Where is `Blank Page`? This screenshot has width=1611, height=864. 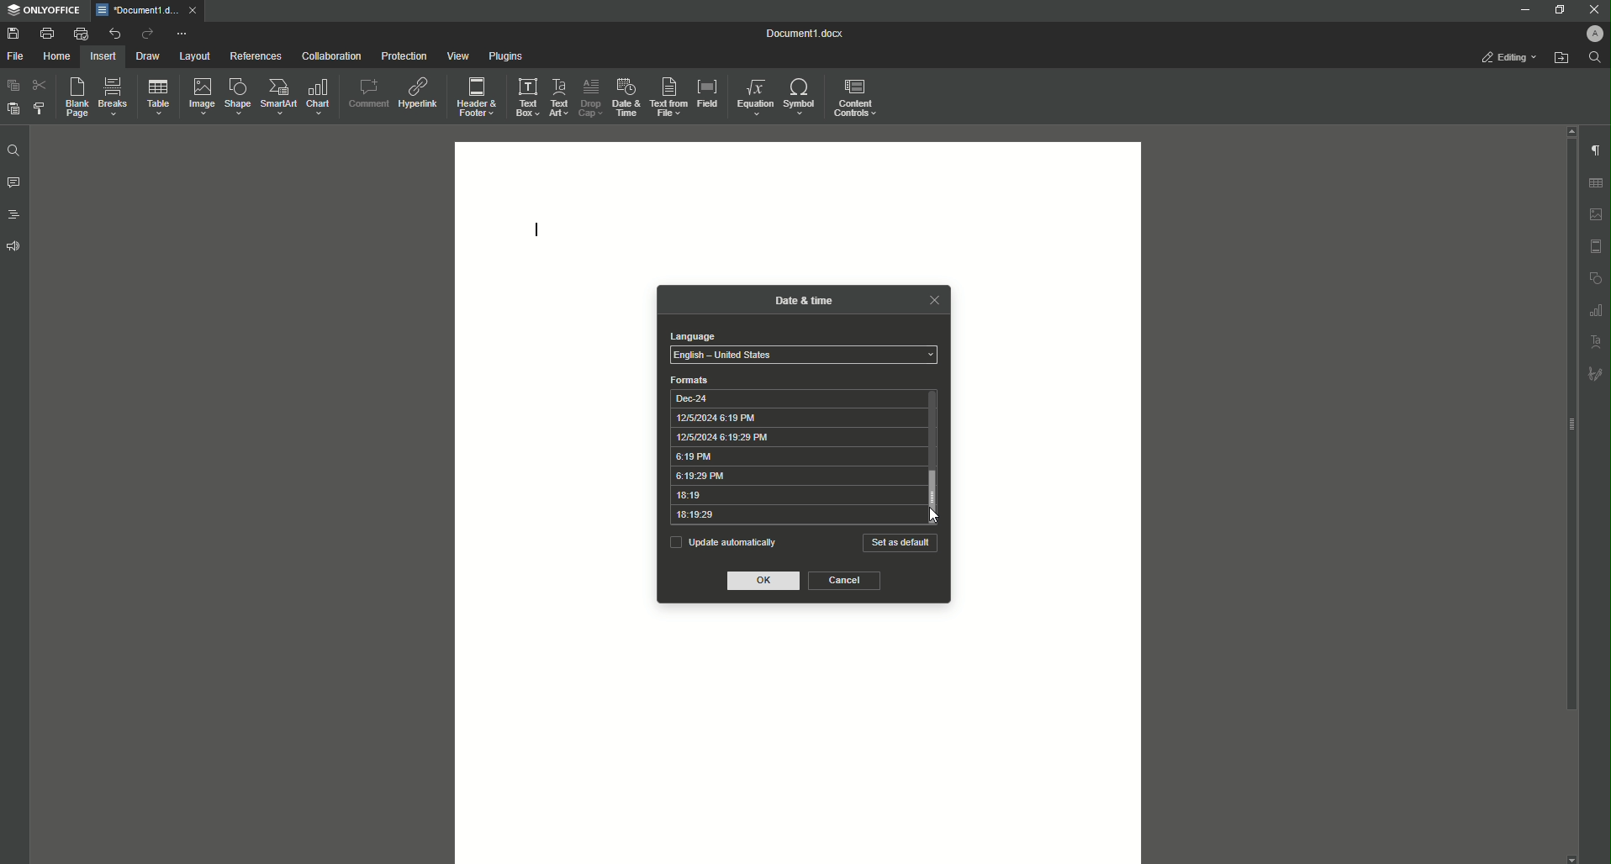 Blank Page is located at coordinates (72, 97).